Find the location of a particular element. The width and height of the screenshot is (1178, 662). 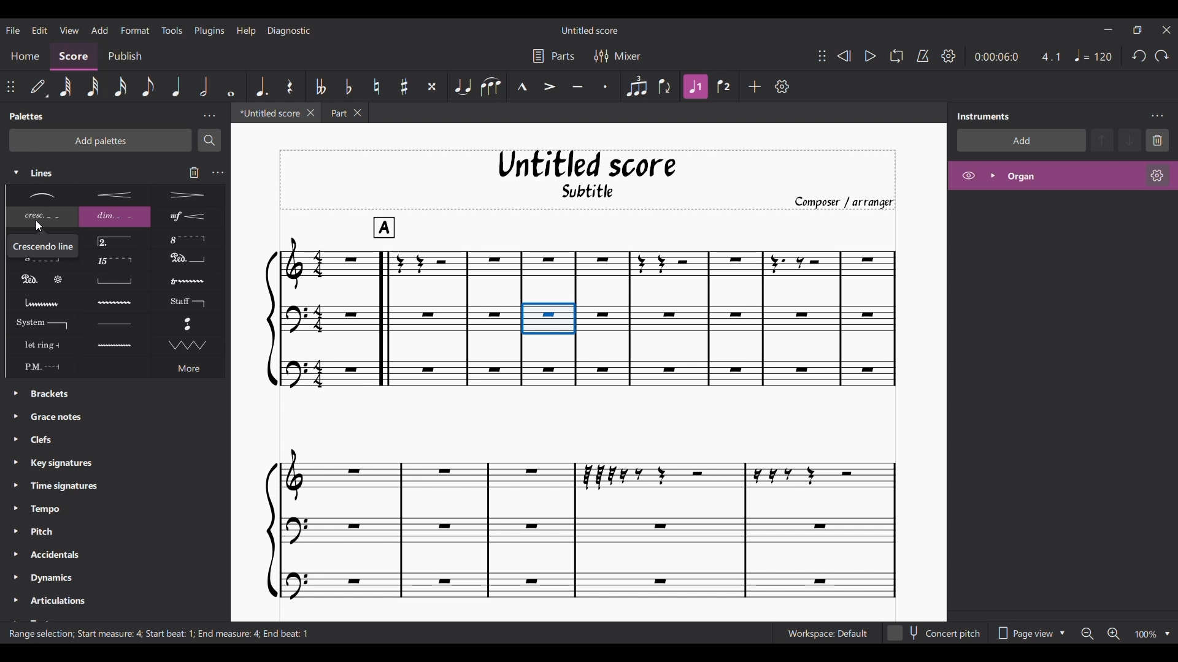

Expand Lines Palette highlighted by cursor is located at coordinates (17, 172).